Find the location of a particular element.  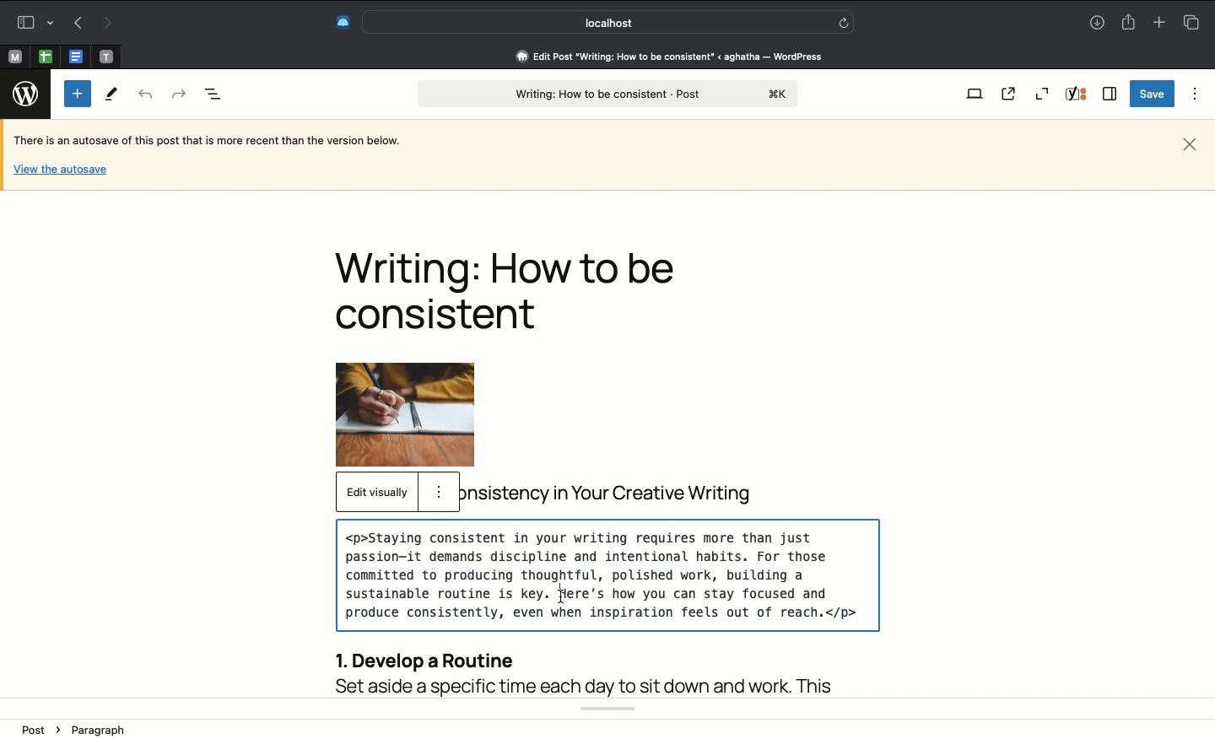

Options is located at coordinates (1191, 94).